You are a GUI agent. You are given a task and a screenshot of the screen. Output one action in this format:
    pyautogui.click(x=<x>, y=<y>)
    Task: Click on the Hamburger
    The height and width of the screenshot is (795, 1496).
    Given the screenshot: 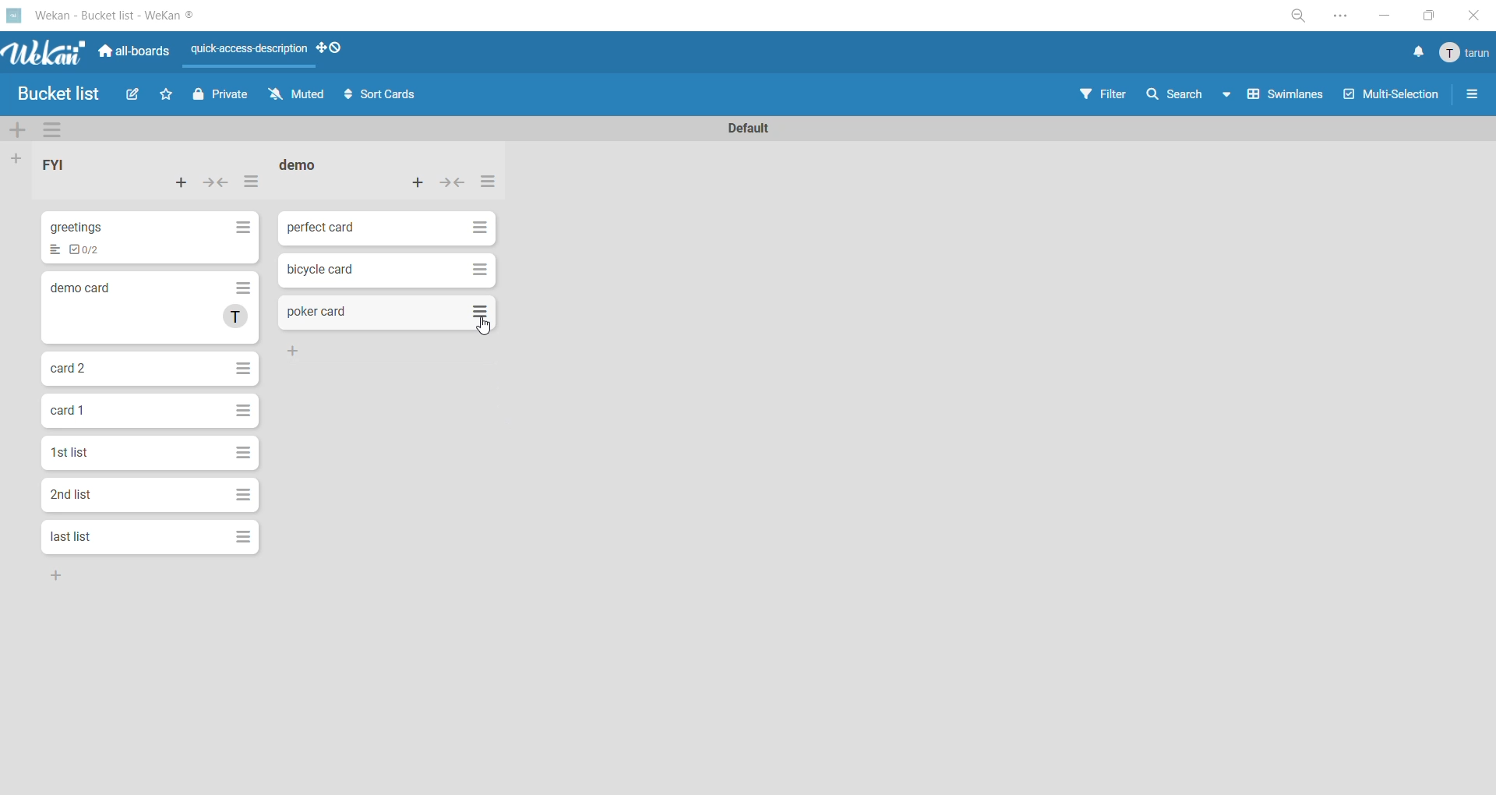 What is the action you would take?
    pyautogui.click(x=242, y=228)
    